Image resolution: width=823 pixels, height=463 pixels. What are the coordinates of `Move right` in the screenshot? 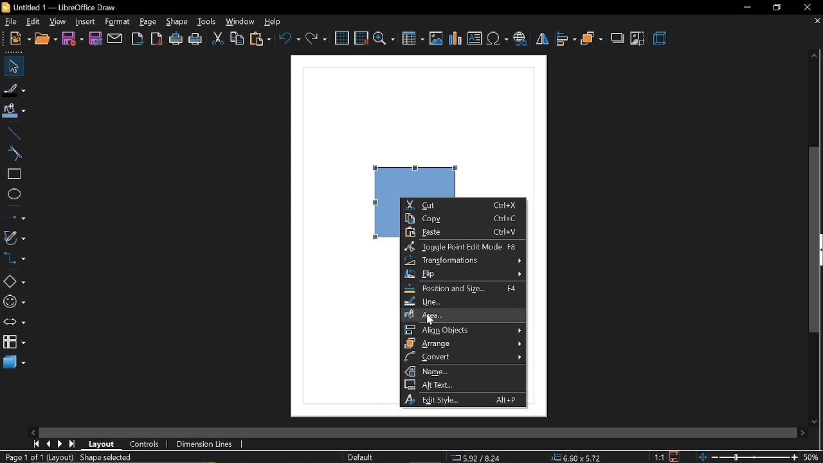 It's located at (803, 433).